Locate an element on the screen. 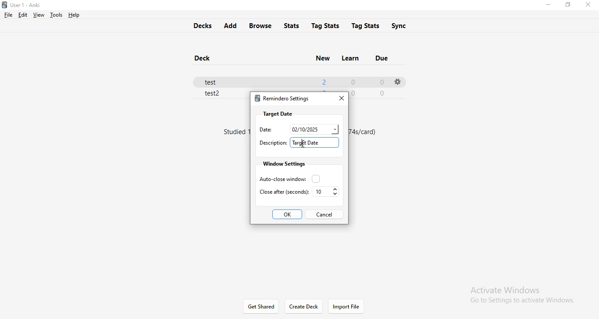 Image resolution: width=599 pixels, height=319 pixels. settings is located at coordinates (397, 82).